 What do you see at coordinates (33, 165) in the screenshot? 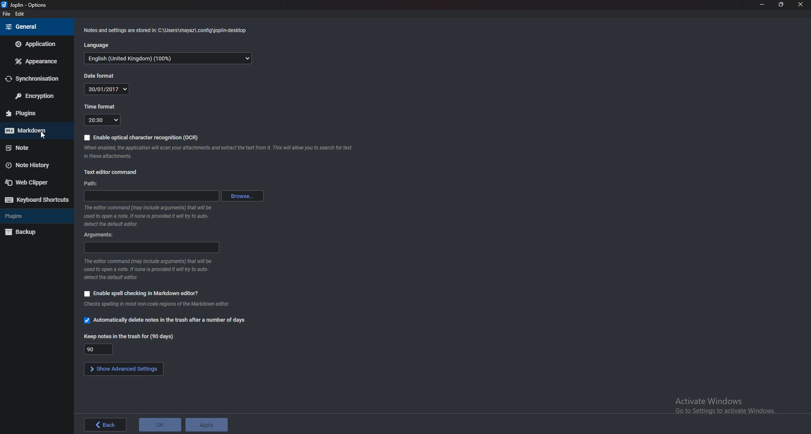
I see `Note history` at bounding box center [33, 165].